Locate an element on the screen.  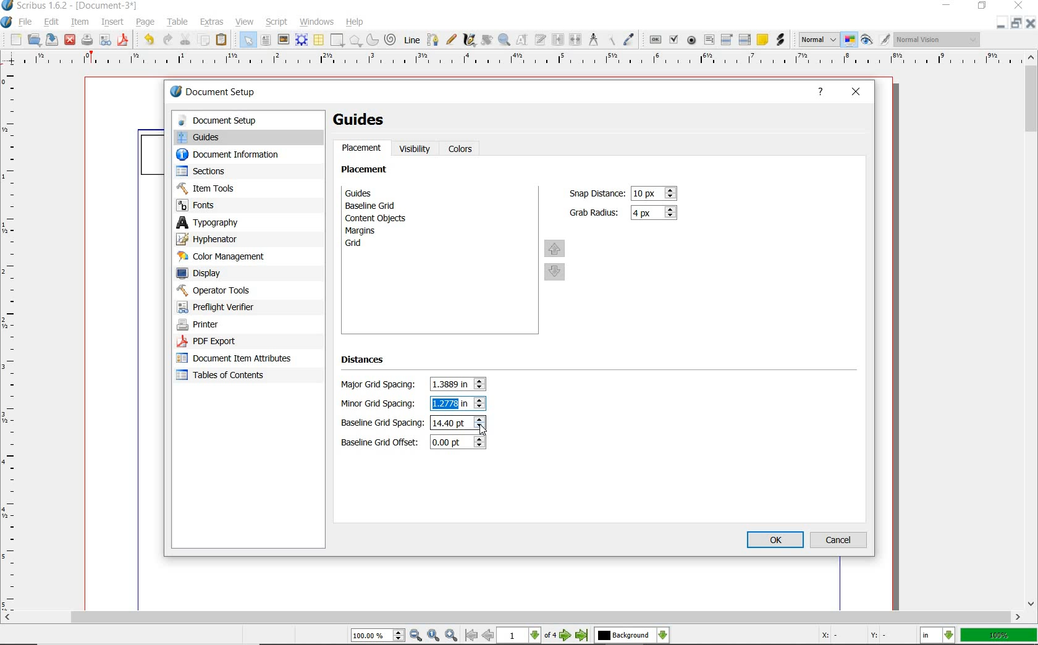
zoom out is located at coordinates (416, 636).